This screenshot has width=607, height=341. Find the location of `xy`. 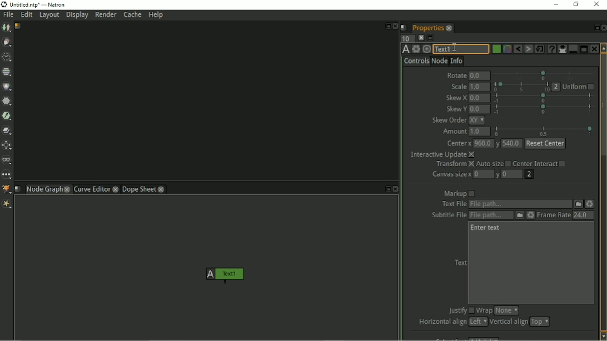

xy is located at coordinates (477, 121).